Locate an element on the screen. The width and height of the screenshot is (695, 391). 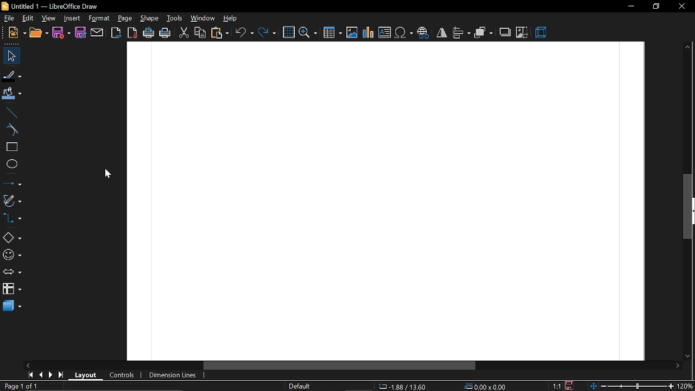
vertical scrollbar is located at coordinates (688, 206).